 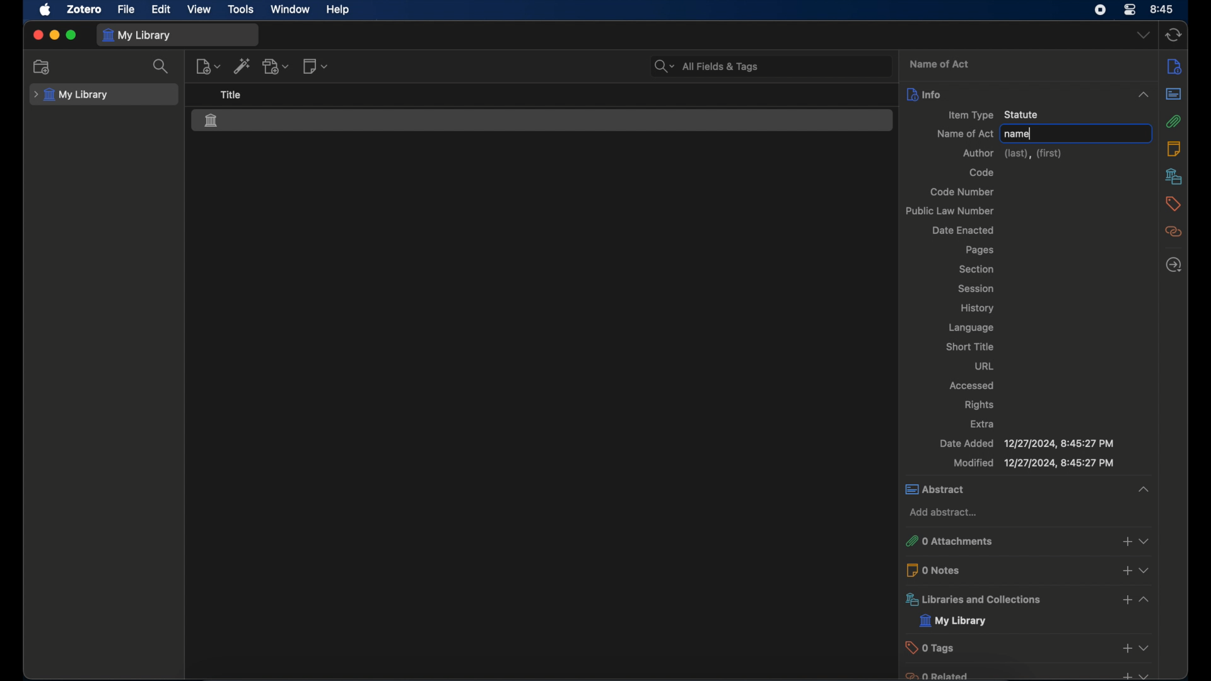 What do you see at coordinates (1142, 93) in the screenshot?
I see `collapse` at bounding box center [1142, 93].